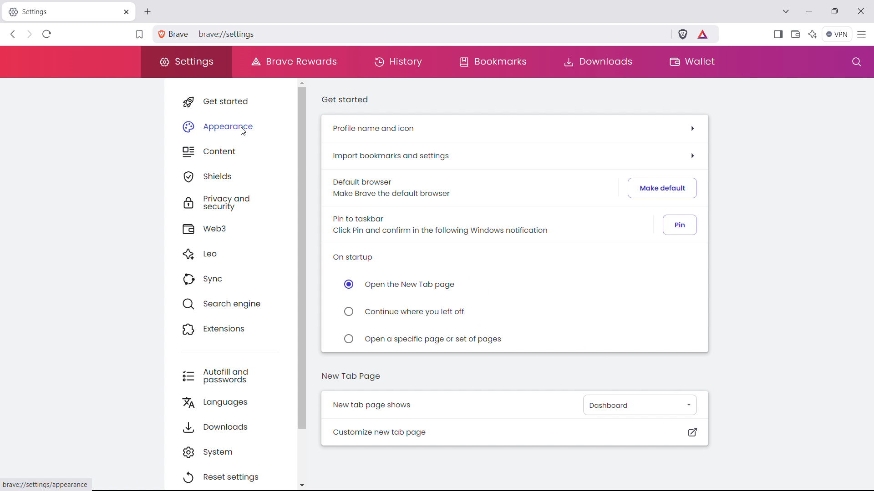  Describe the element at coordinates (838, 34) in the screenshot. I see `vpn` at that location.